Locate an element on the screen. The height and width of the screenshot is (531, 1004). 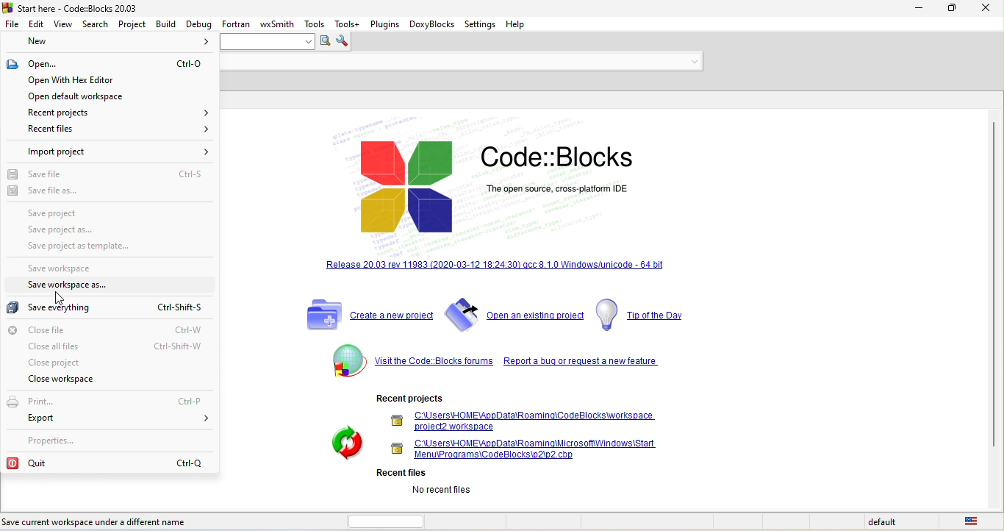
open is located at coordinates (107, 65).